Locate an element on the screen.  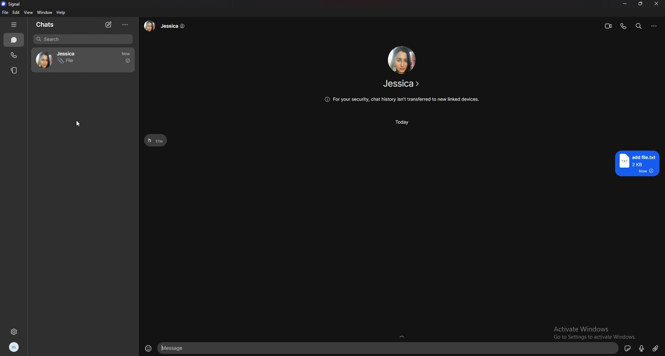
voite type is located at coordinates (642, 348).